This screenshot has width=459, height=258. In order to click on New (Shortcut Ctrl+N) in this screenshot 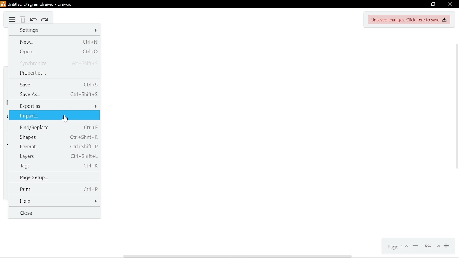, I will do `click(56, 41)`.